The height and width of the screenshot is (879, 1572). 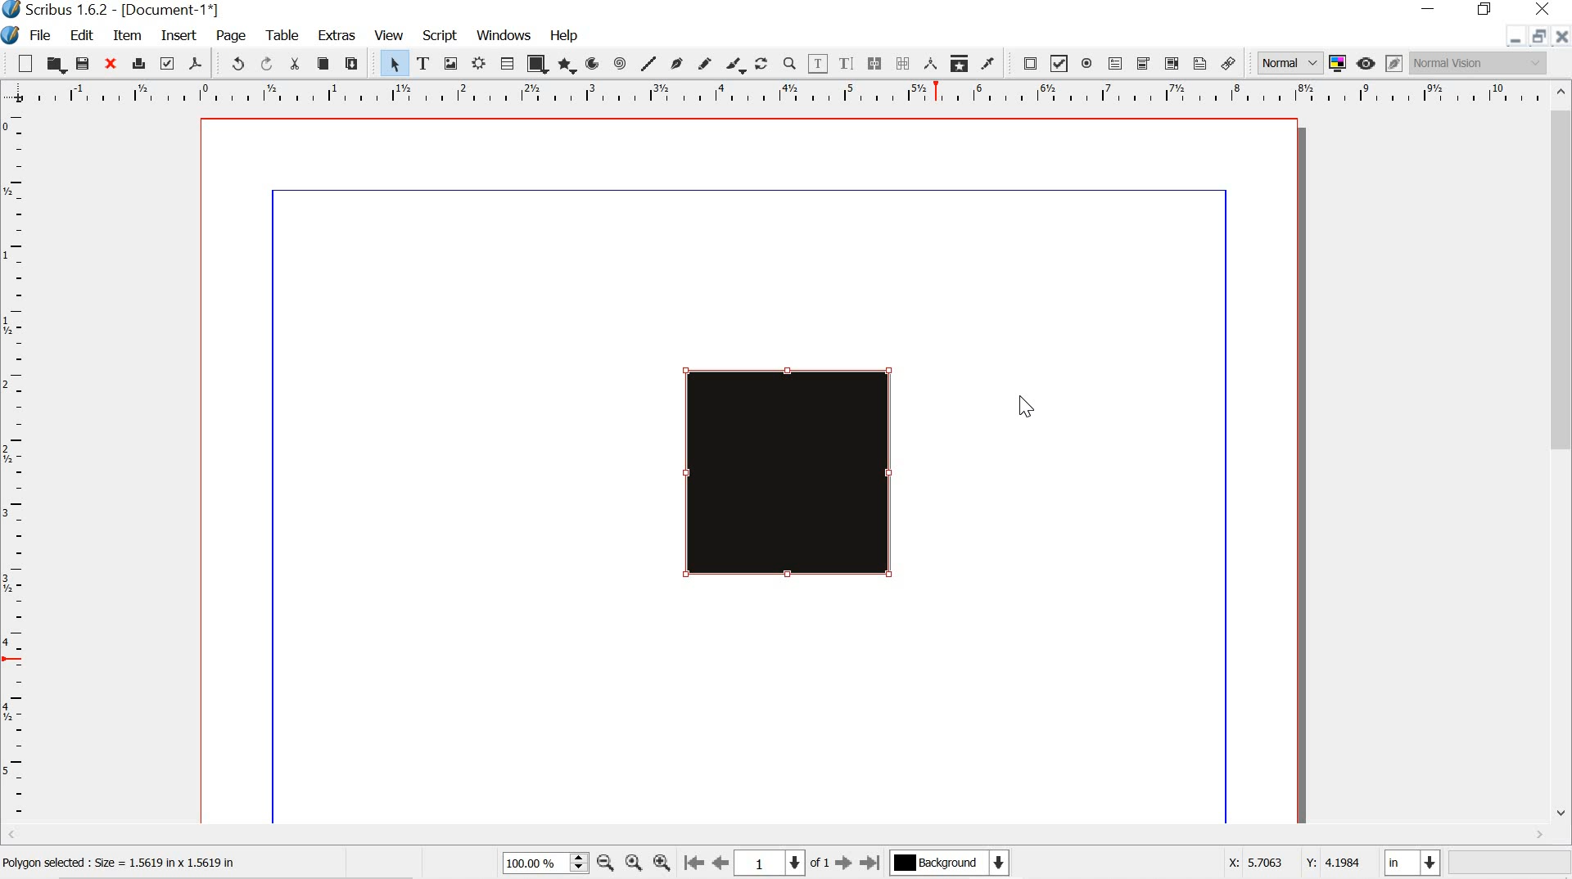 I want to click on table, so click(x=507, y=63).